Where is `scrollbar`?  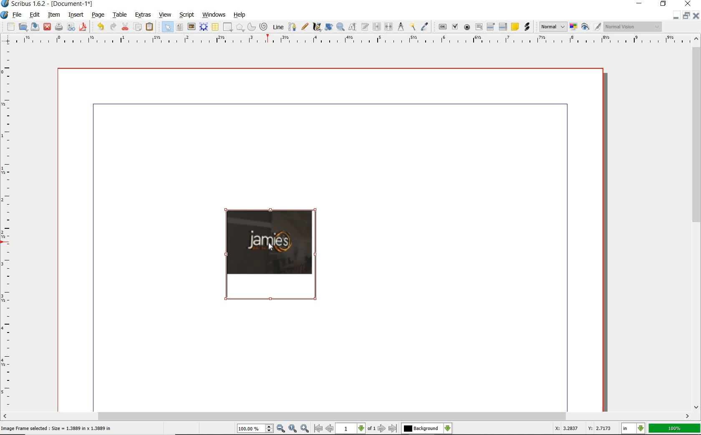
scrollbar is located at coordinates (697, 223).